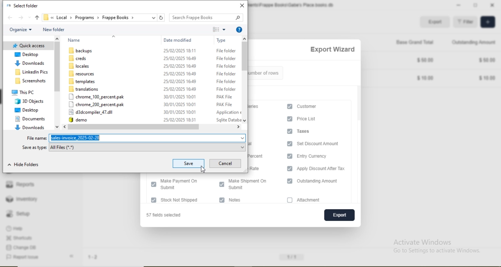 Image resolution: width=501 pixels, height=267 pixels. I want to click on sales-invoice 2025-02- 280, so click(79, 138).